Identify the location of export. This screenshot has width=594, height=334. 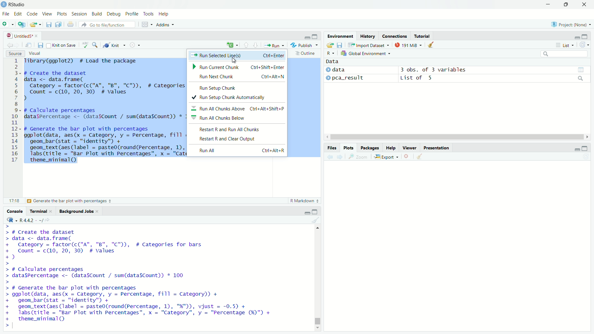
(386, 156).